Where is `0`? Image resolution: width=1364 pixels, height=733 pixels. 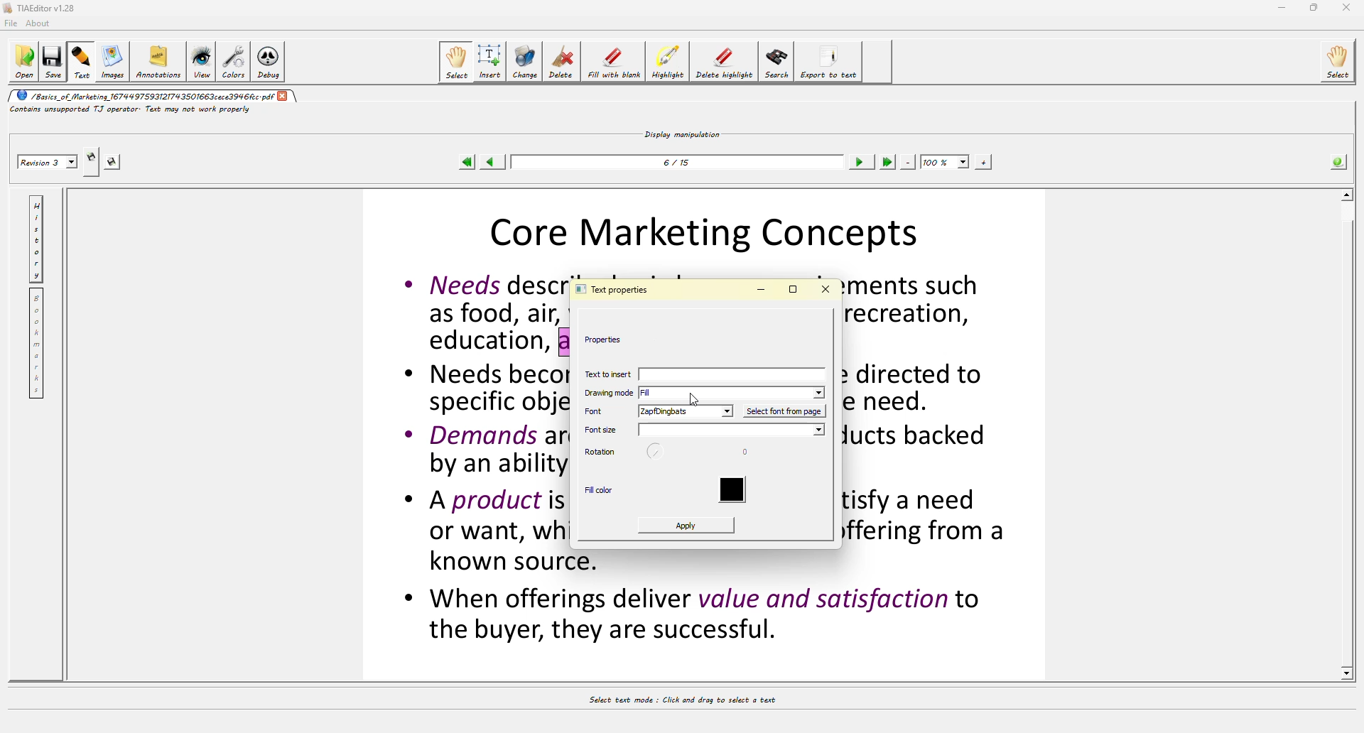
0 is located at coordinates (743, 449).